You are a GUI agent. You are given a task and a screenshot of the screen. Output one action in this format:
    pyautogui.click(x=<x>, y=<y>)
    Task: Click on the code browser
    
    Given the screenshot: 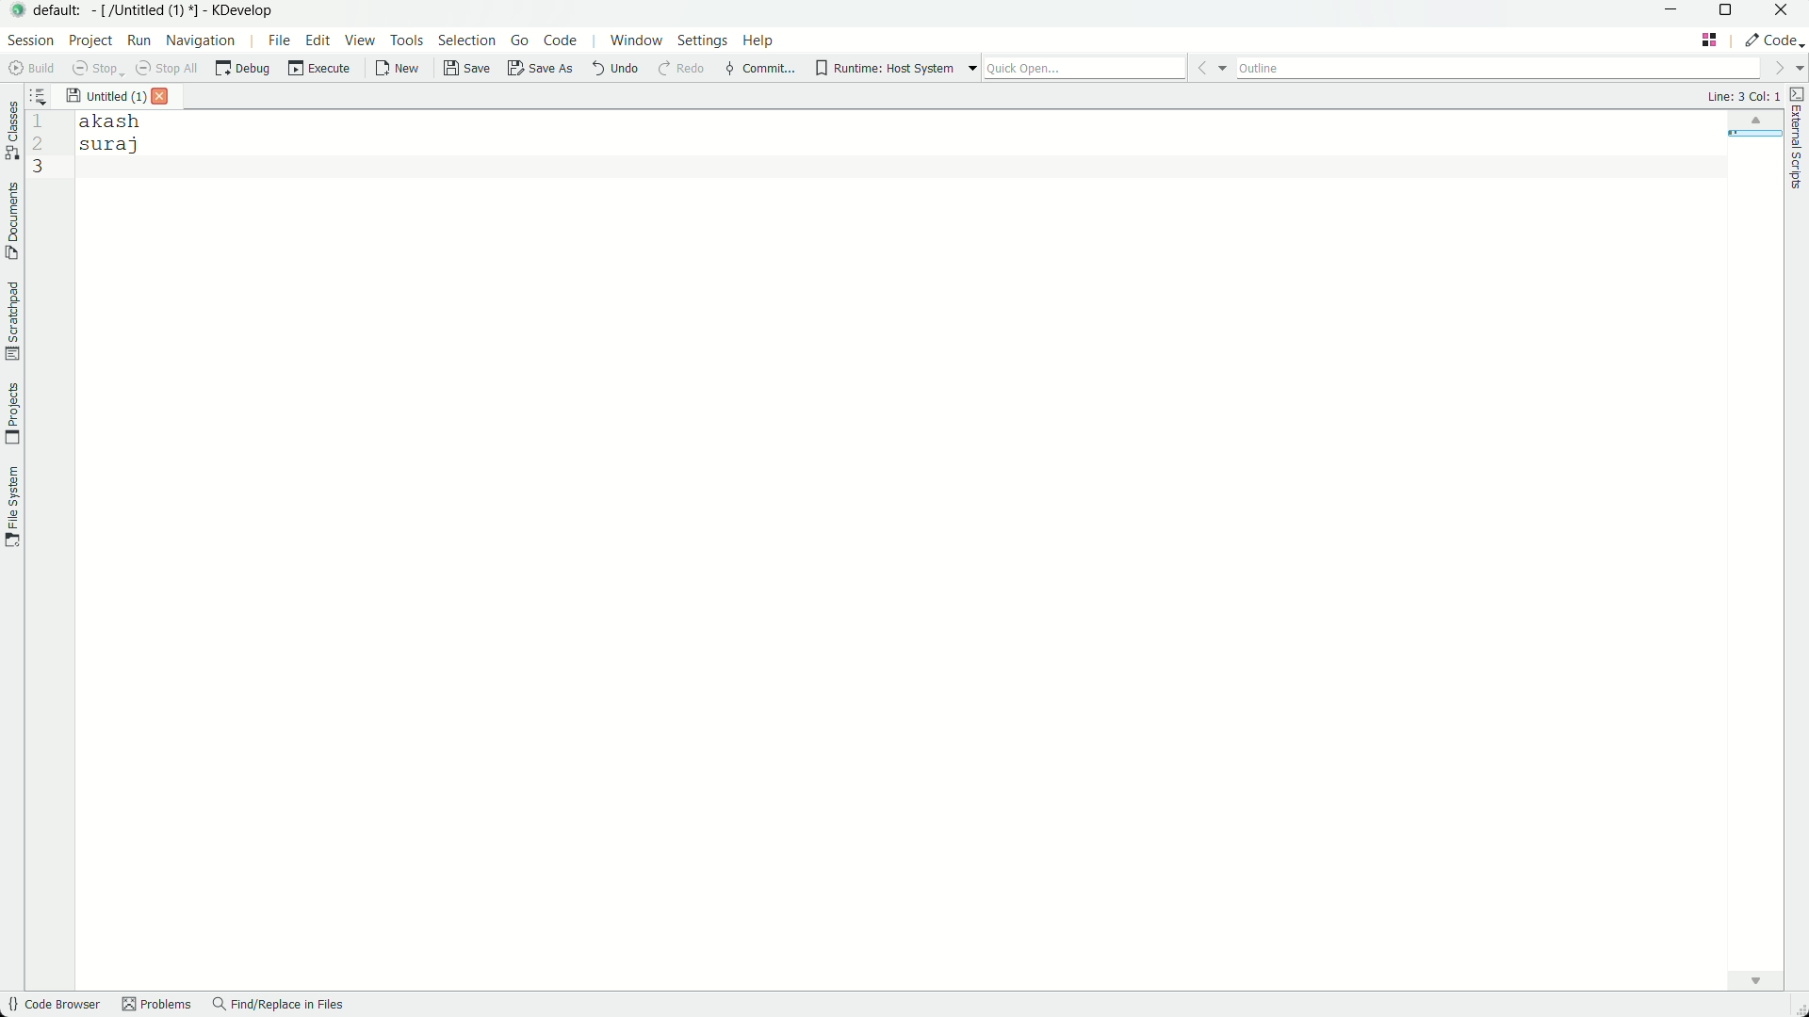 What is the action you would take?
    pyautogui.click(x=53, y=1006)
    